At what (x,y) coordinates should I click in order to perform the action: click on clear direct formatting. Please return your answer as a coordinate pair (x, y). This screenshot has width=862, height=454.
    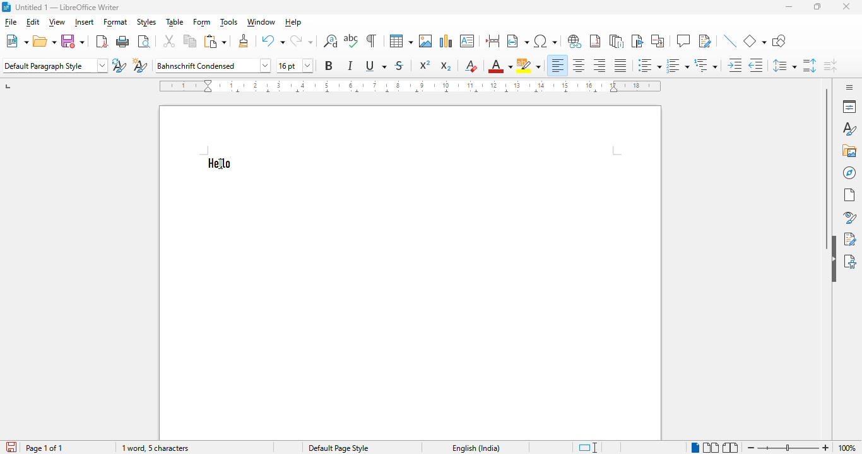
    Looking at the image, I should click on (472, 66).